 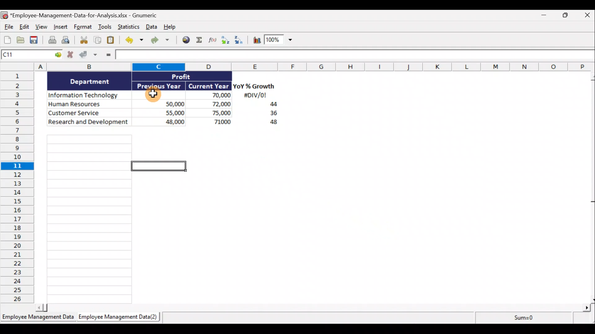 I want to click on YoY% Growth, so click(x=254, y=87).